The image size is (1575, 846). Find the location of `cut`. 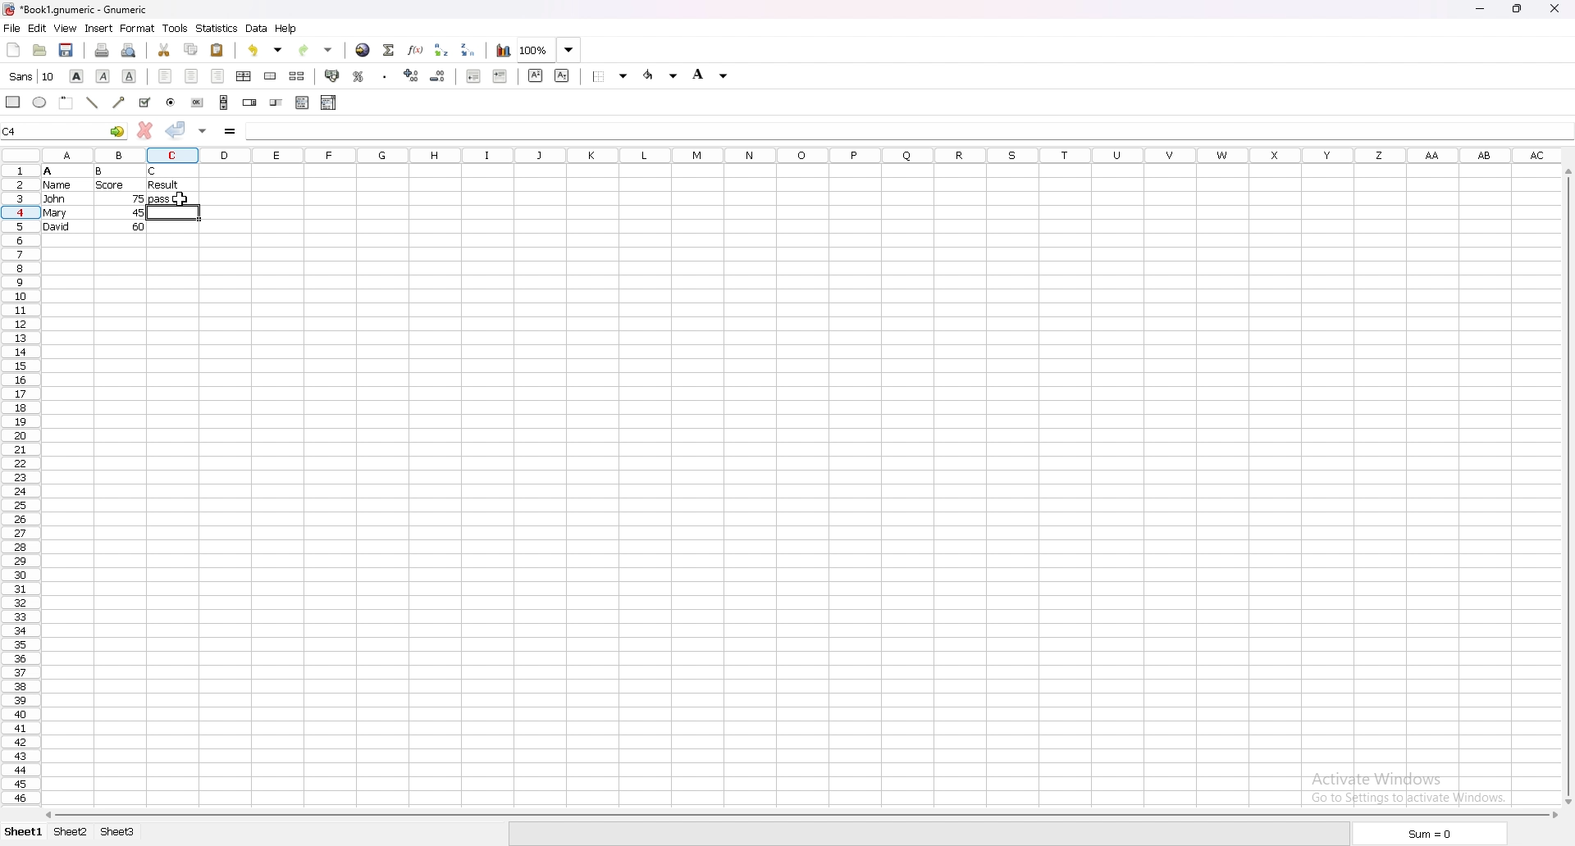

cut is located at coordinates (164, 50).